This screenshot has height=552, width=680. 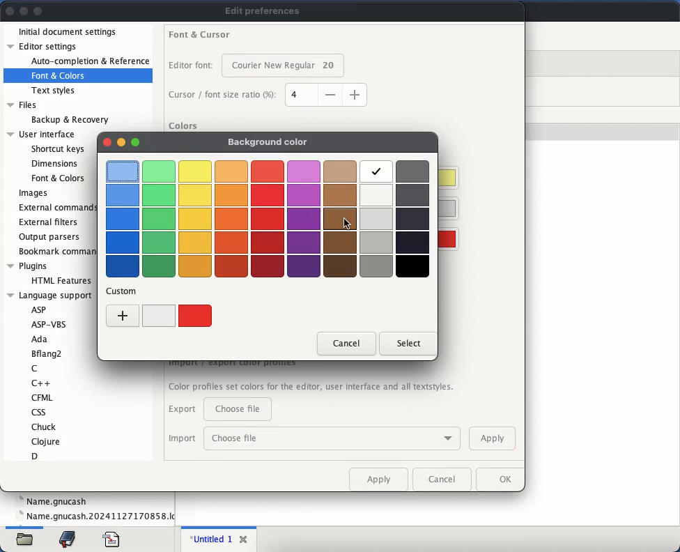 What do you see at coordinates (57, 179) in the screenshot?
I see `Font & Colors` at bounding box center [57, 179].